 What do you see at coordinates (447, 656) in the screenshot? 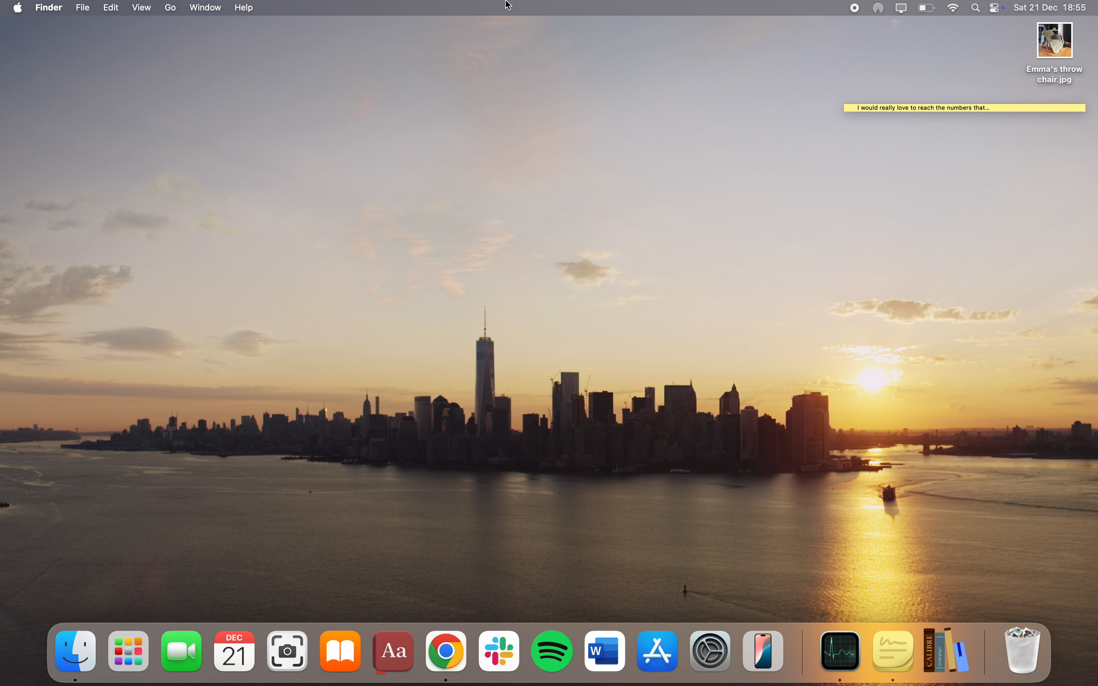
I see `Google Chrome` at bounding box center [447, 656].